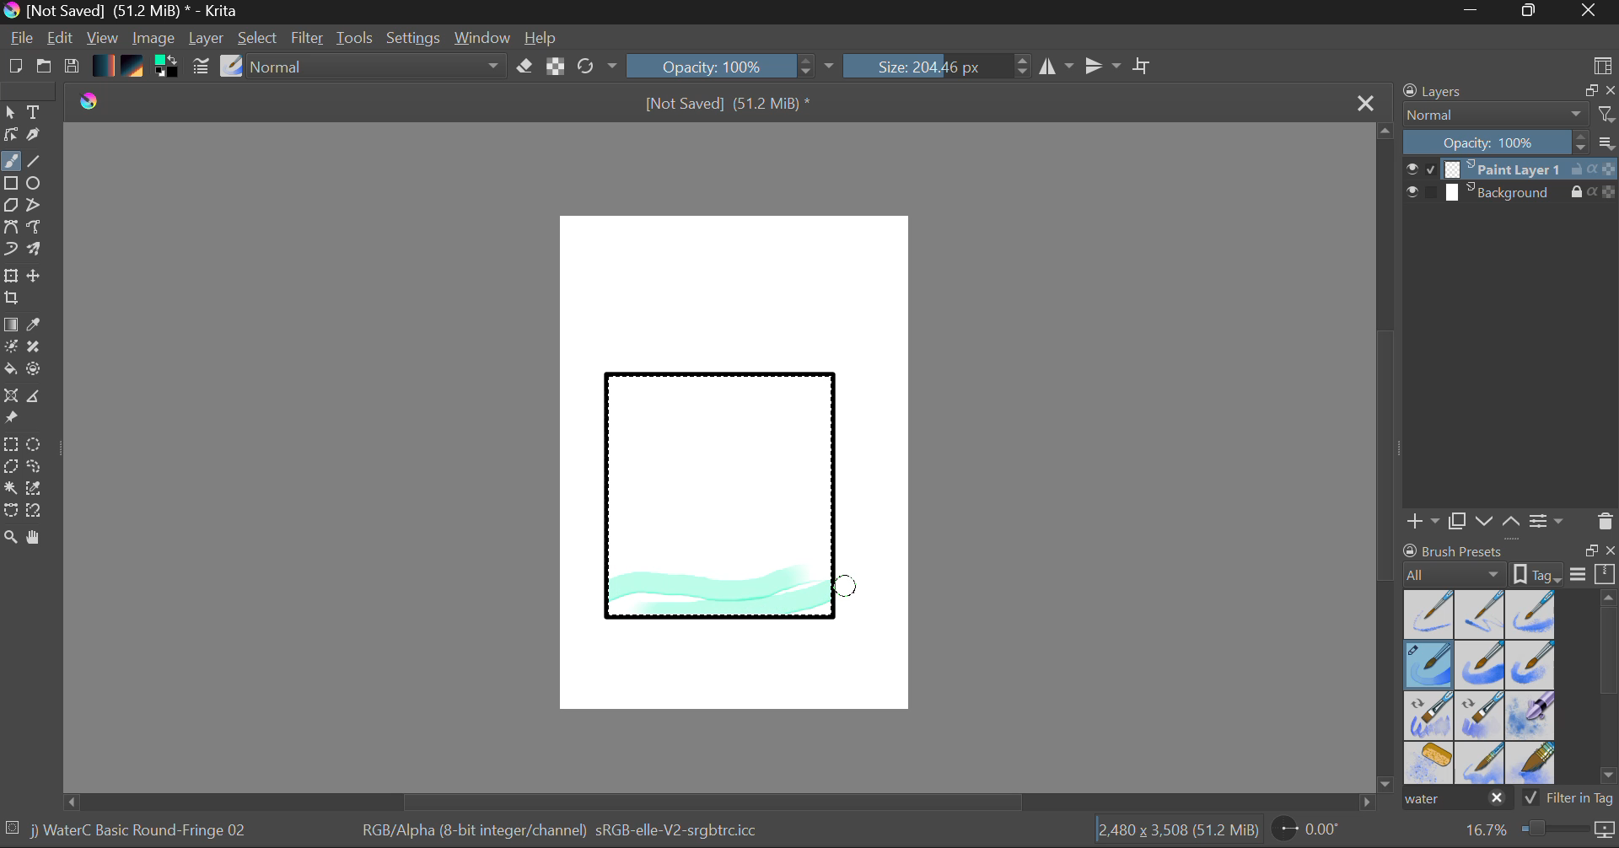 This screenshot has width=1619, height=848. What do you see at coordinates (10, 113) in the screenshot?
I see `Select` at bounding box center [10, 113].